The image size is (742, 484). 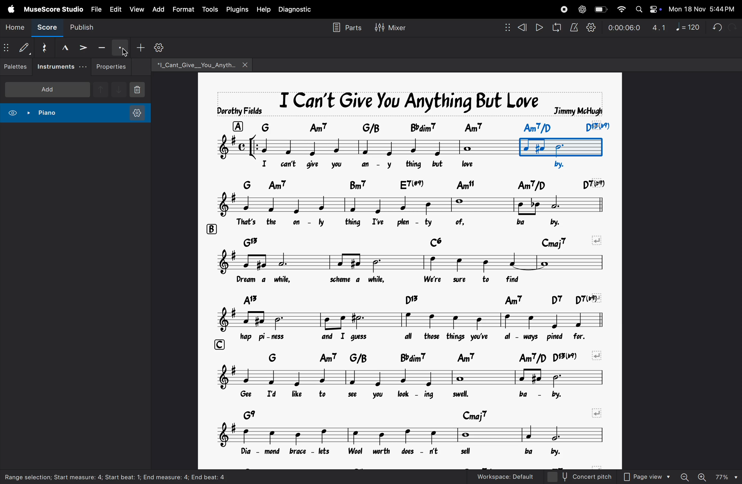 What do you see at coordinates (579, 476) in the screenshot?
I see `concert pitch` at bounding box center [579, 476].